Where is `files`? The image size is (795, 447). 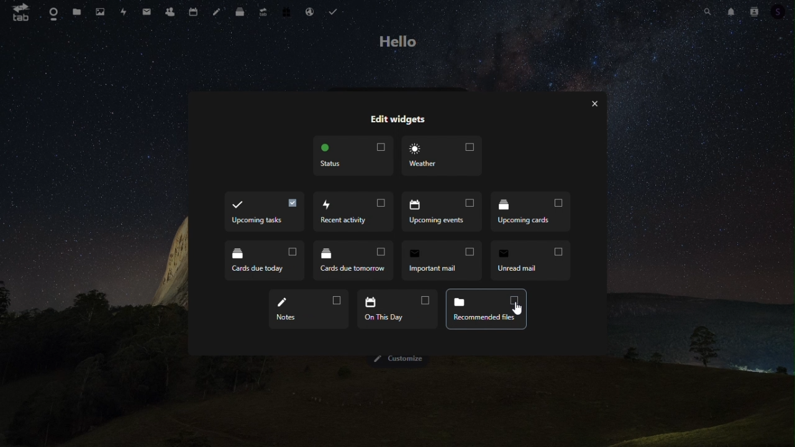 files is located at coordinates (76, 12).